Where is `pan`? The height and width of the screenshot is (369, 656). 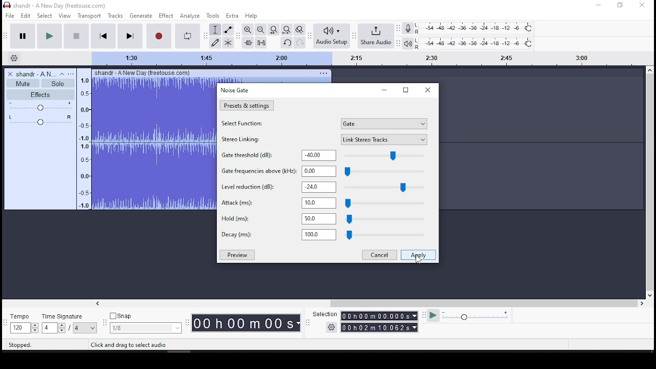 pan is located at coordinates (40, 120).